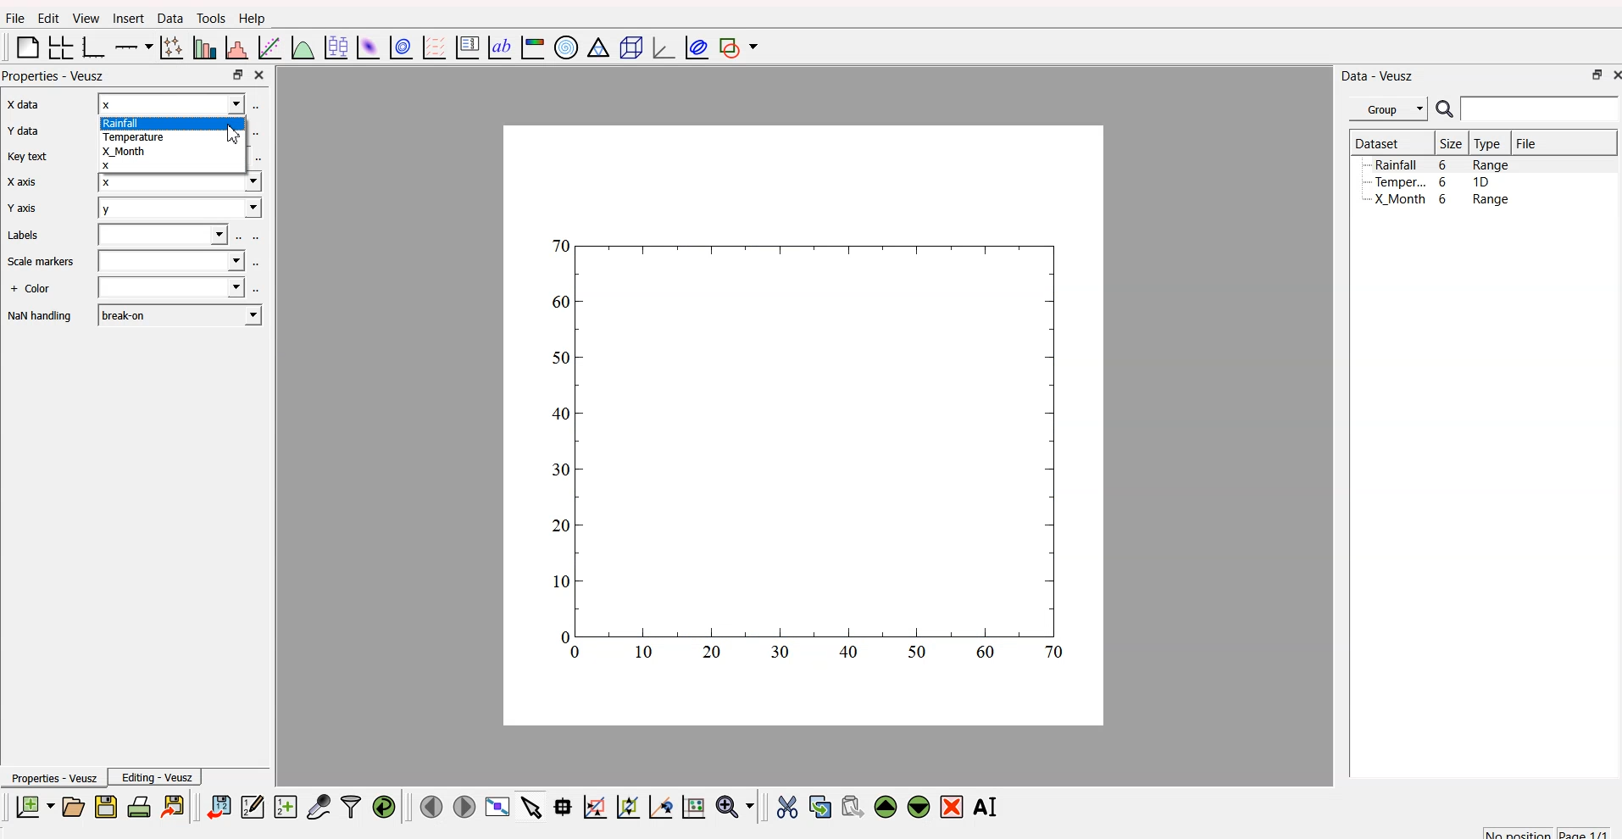 Image resolution: width=1622 pixels, height=839 pixels. Describe the element at coordinates (625, 807) in the screenshot. I see `draw points` at that location.